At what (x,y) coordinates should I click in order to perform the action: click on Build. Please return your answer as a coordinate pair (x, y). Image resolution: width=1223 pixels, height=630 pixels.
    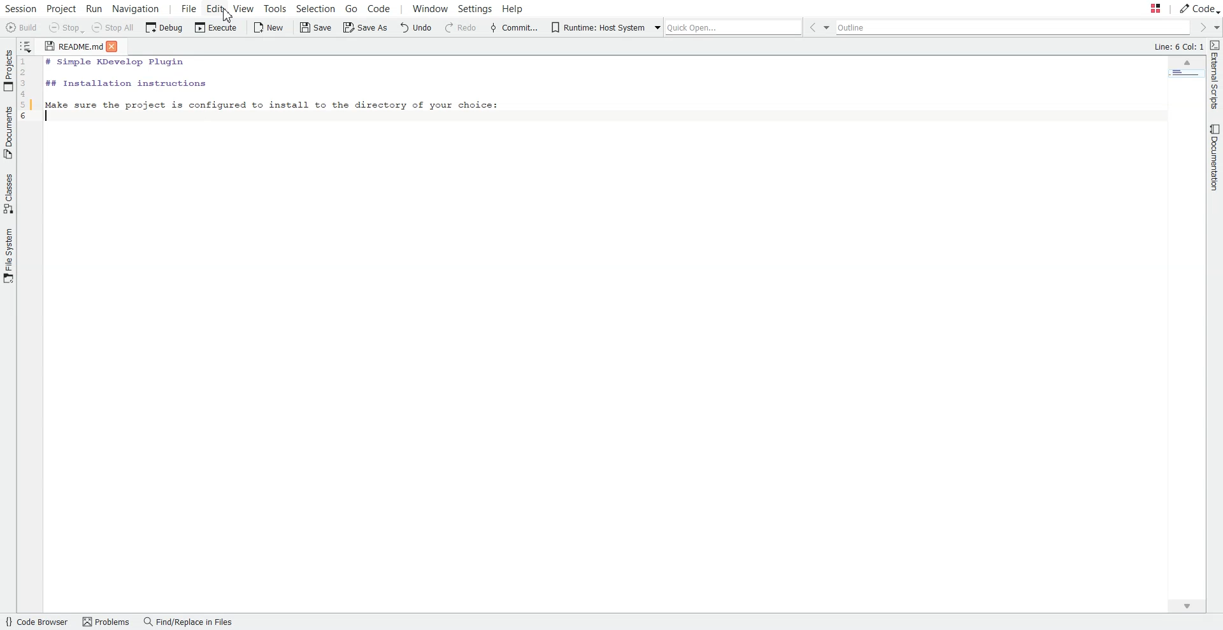
    Looking at the image, I should click on (22, 27).